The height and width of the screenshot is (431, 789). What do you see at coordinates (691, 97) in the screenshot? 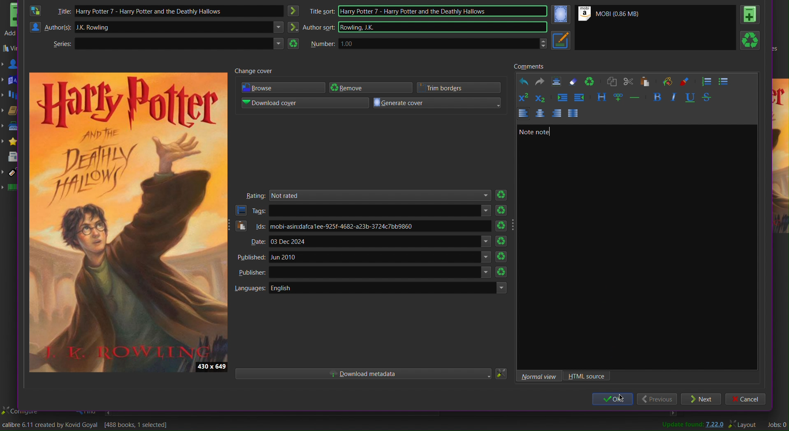
I see `Underline` at bounding box center [691, 97].